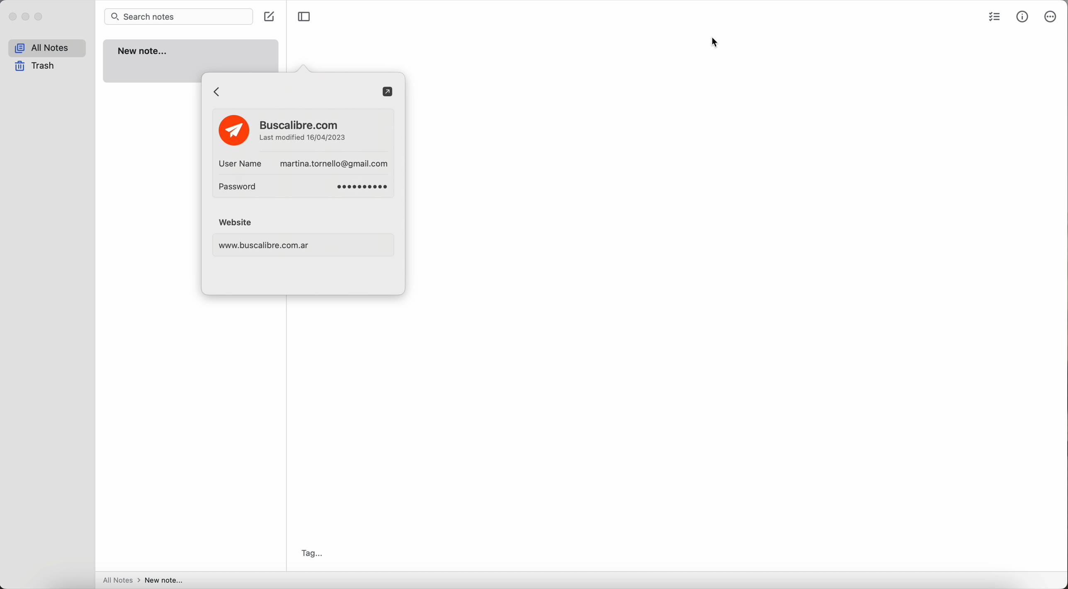 This screenshot has height=589, width=1068. I want to click on create note, so click(271, 17).